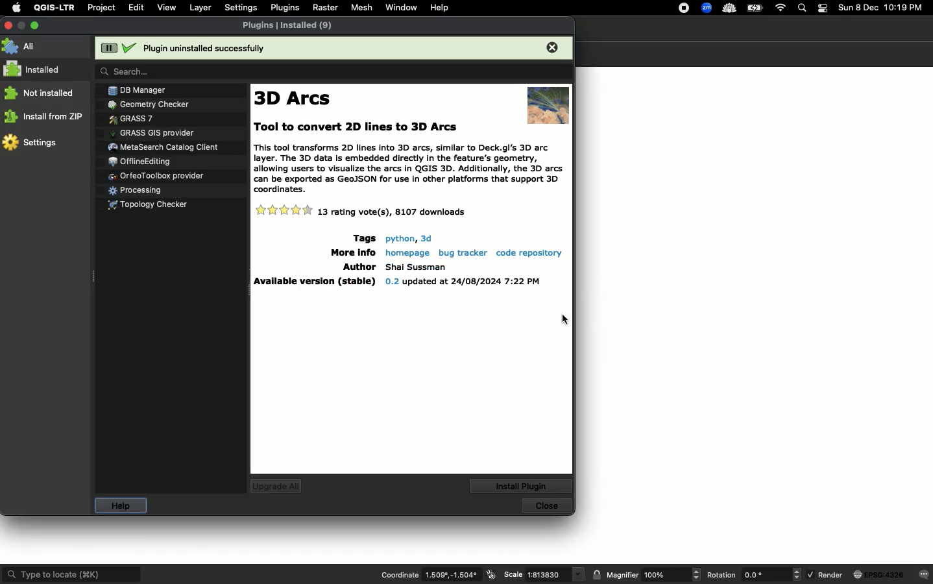 The width and height of the screenshot is (933, 584). What do you see at coordinates (398, 284) in the screenshot?
I see `Details` at bounding box center [398, 284].